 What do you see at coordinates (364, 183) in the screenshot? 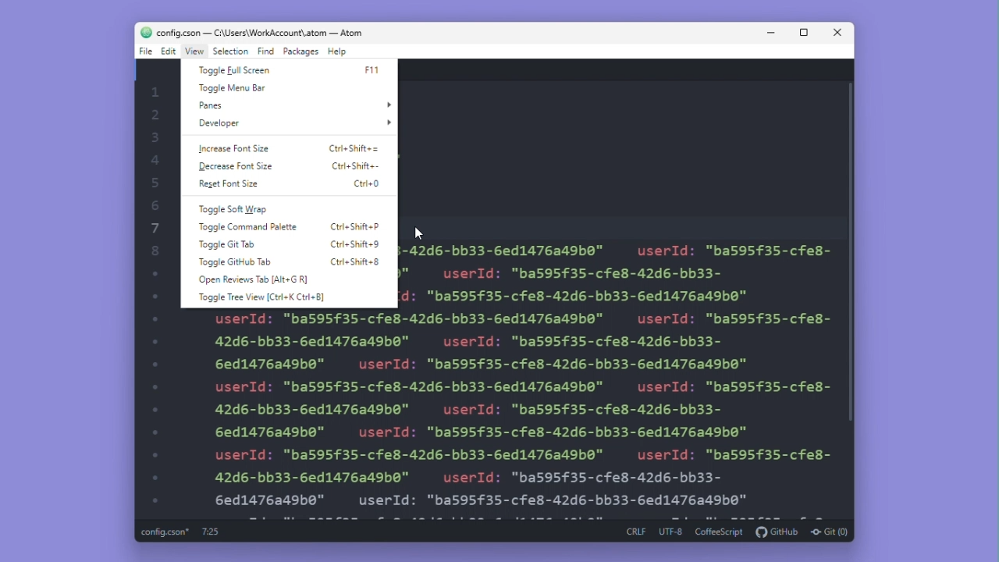
I see `ctrl+0` at bounding box center [364, 183].